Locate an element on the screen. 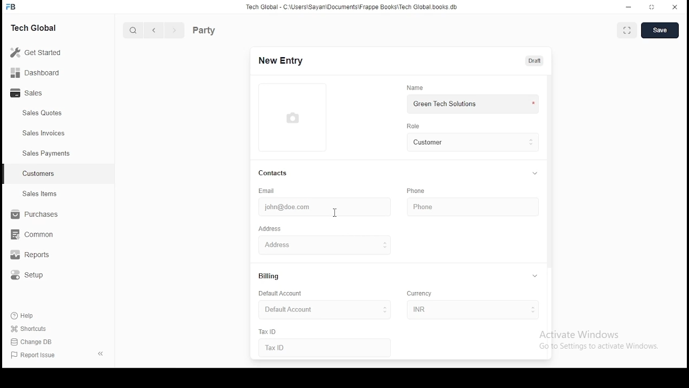 The height and width of the screenshot is (388, 689). customers is located at coordinates (39, 174).